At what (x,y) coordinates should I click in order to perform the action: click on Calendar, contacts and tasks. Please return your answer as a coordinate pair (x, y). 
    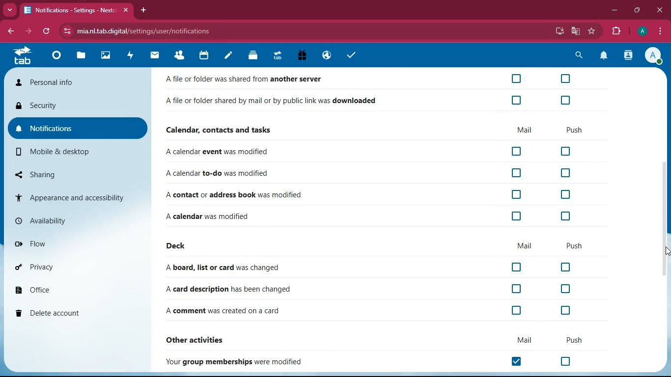
    Looking at the image, I should click on (221, 130).